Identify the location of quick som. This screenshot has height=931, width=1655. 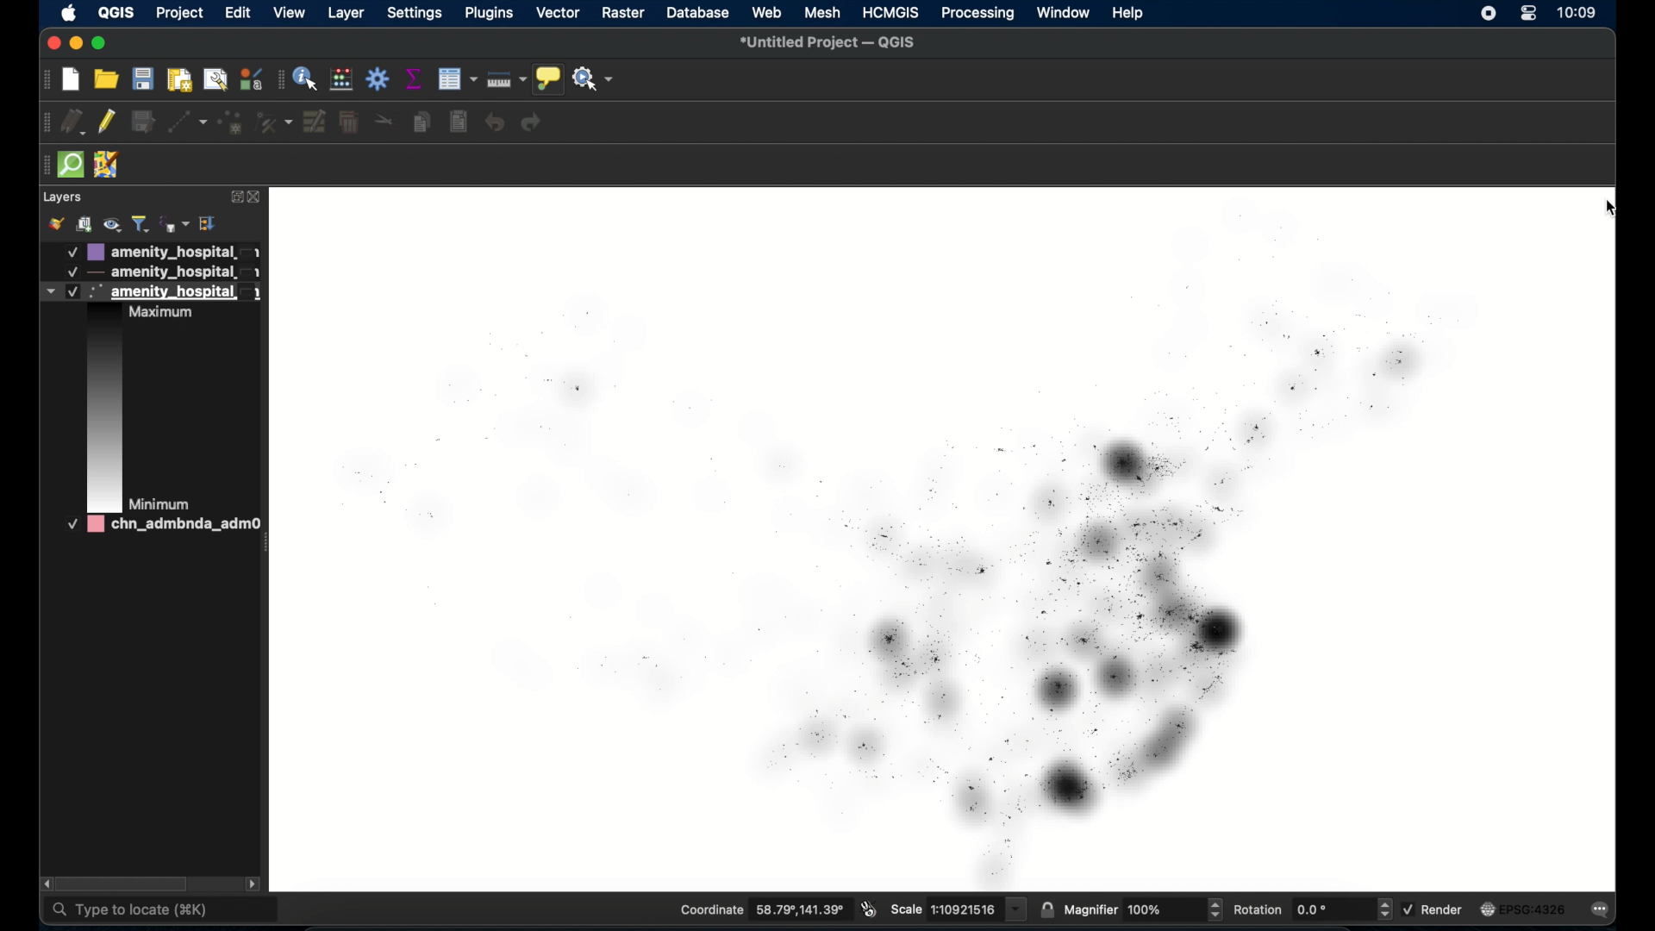
(72, 166).